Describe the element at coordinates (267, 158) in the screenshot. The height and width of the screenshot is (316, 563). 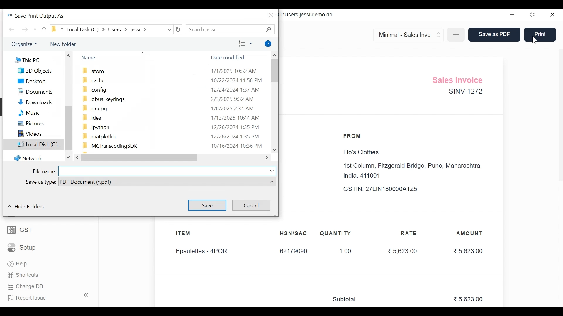
I see `Expand` at that location.